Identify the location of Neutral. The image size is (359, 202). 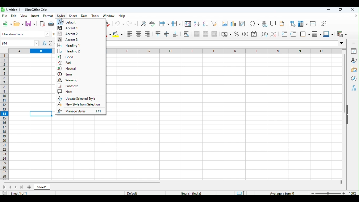
(68, 69).